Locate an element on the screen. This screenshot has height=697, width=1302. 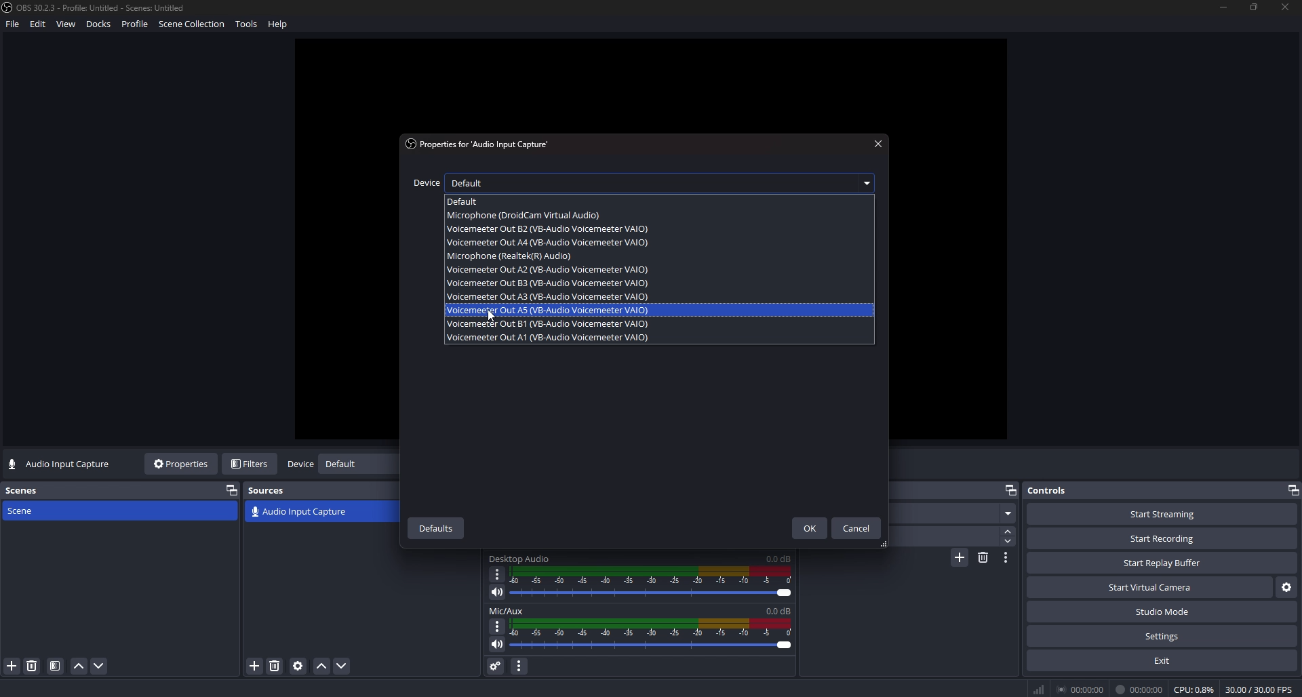
voicemeeter out a5 is located at coordinates (549, 310).